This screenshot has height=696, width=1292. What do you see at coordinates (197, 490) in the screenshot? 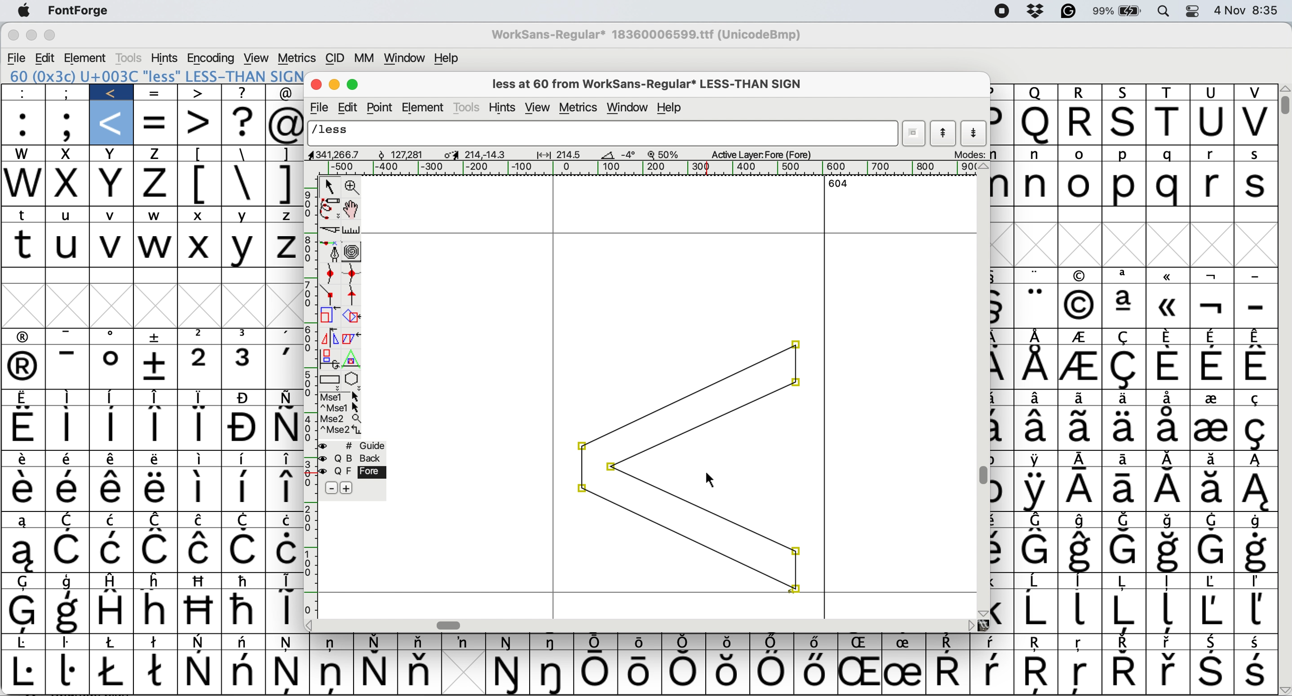
I see `Symbol` at bounding box center [197, 490].